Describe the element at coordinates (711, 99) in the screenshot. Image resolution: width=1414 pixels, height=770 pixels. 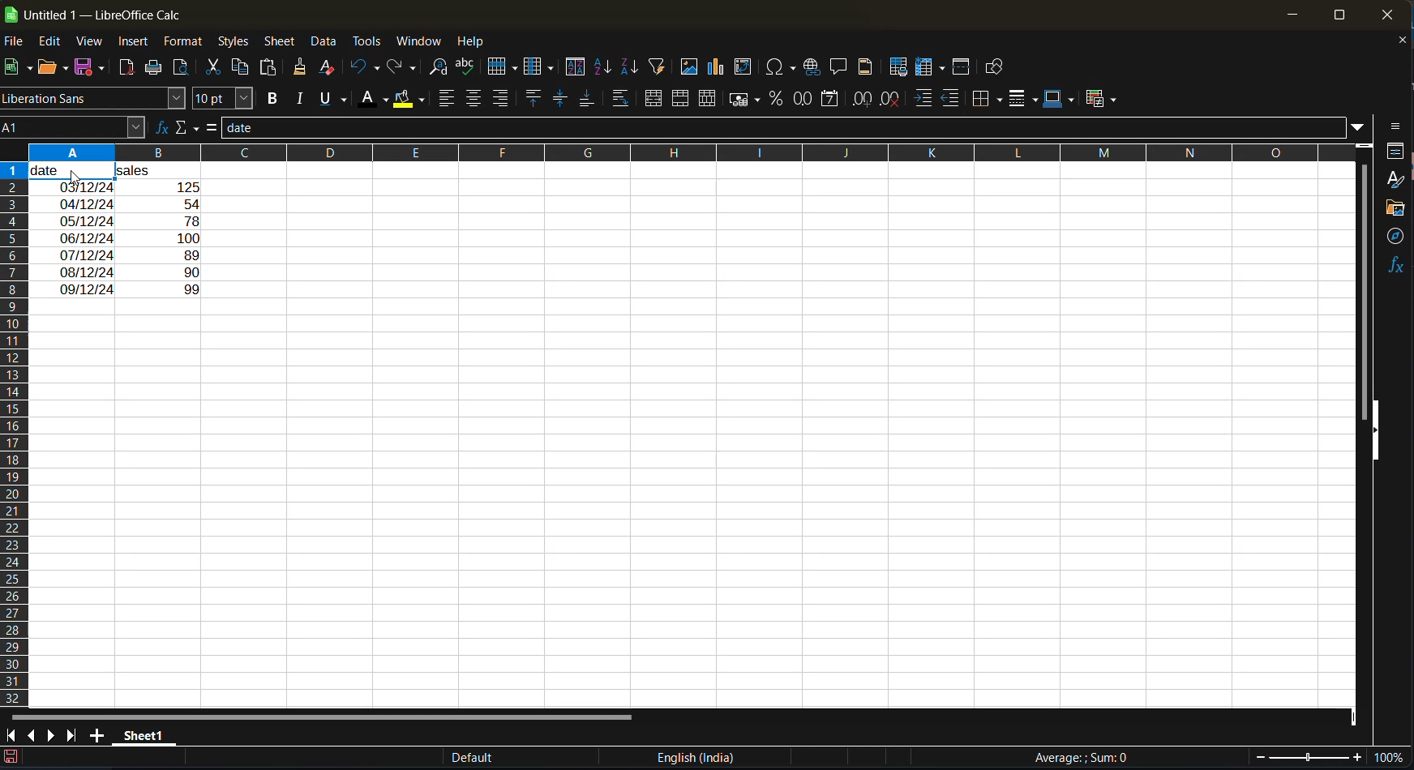
I see `unmerge cells` at that location.